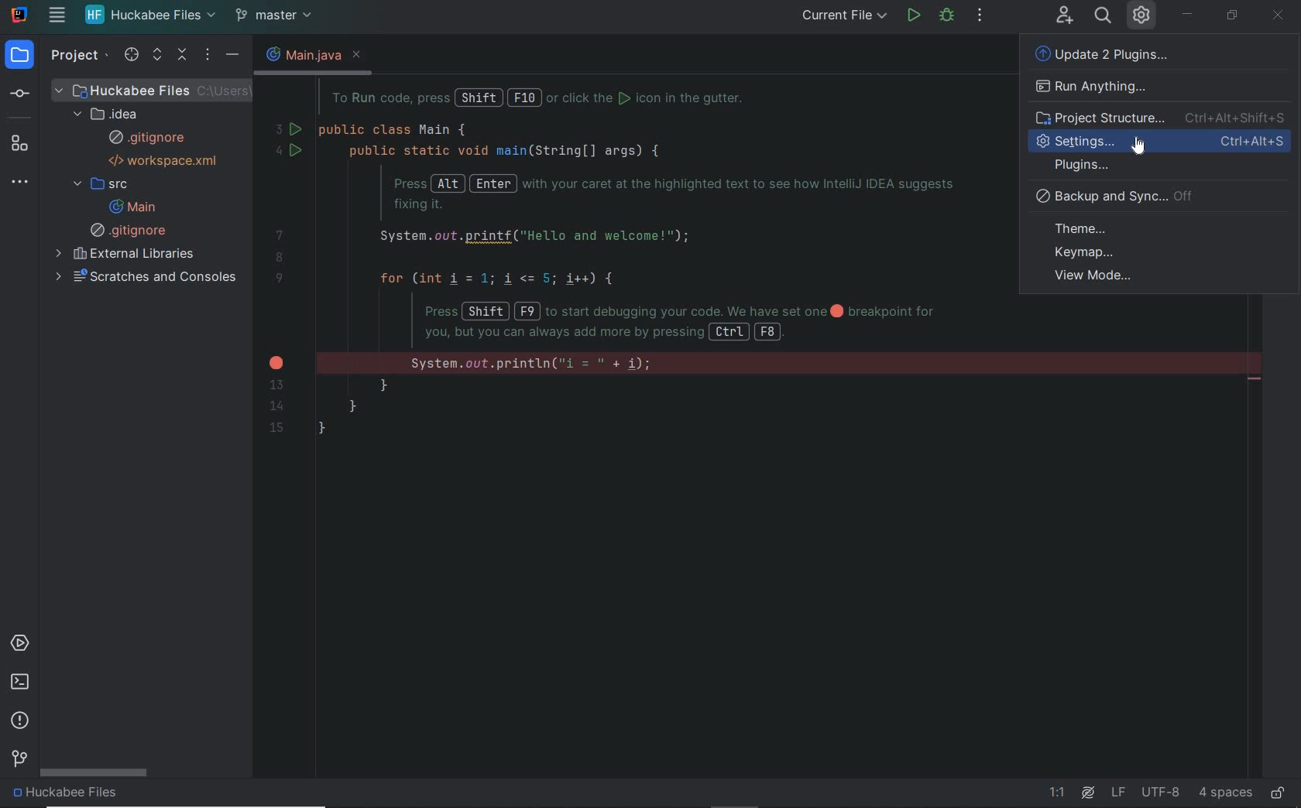 Image resolution: width=1301 pixels, height=808 pixels. Describe the element at coordinates (153, 89) in the screenshot. I see `project file name` at that location.